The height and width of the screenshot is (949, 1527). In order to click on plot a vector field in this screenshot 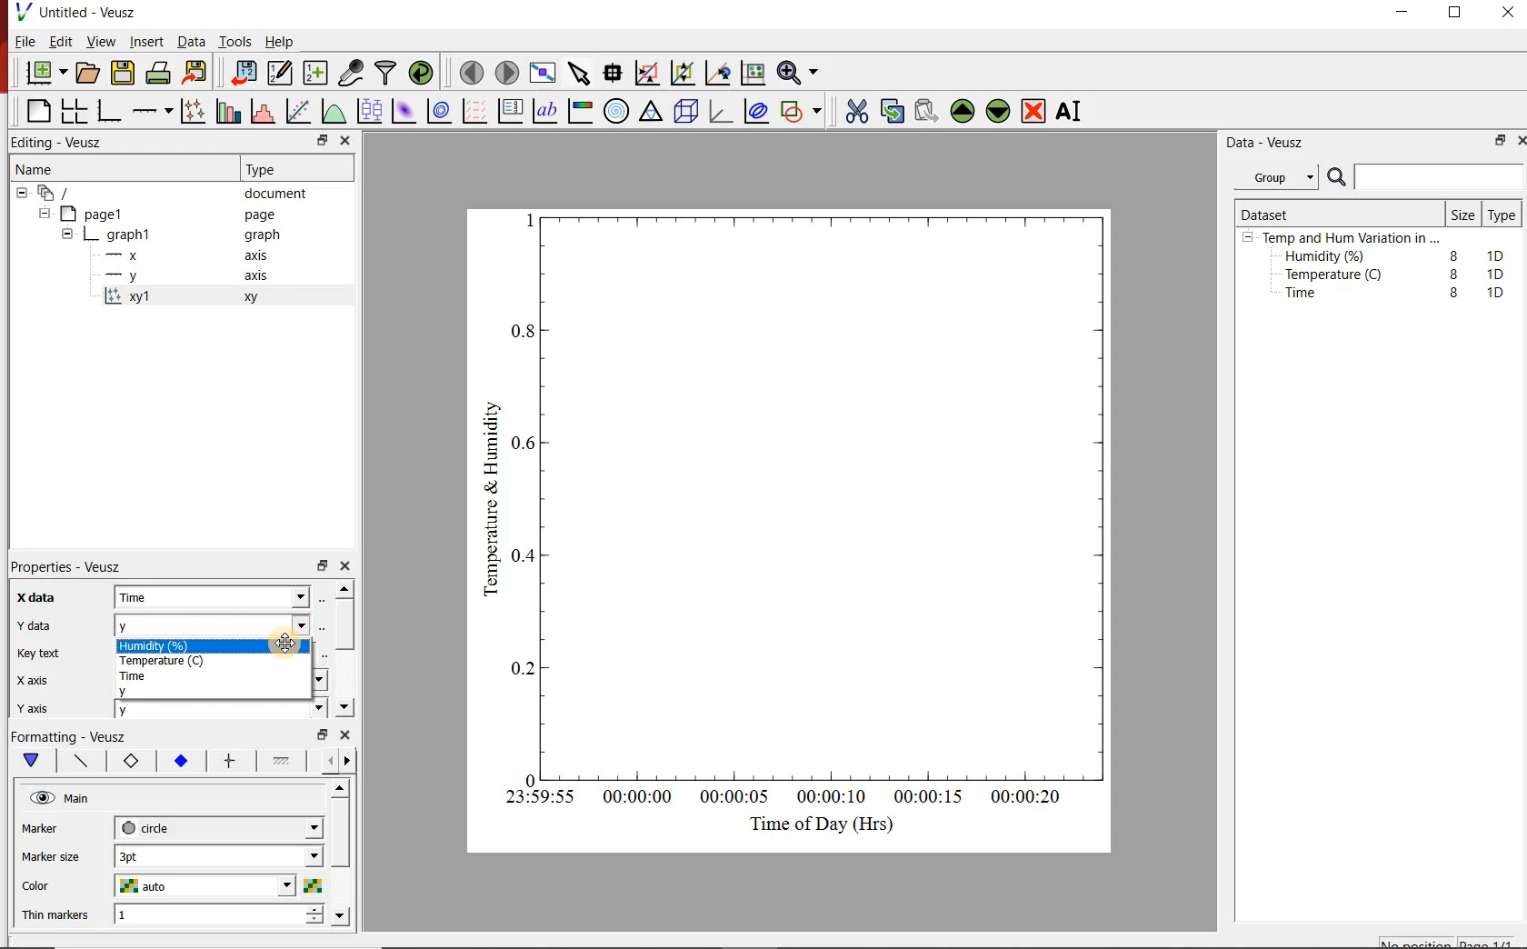, I will do `click(475, 111)`.